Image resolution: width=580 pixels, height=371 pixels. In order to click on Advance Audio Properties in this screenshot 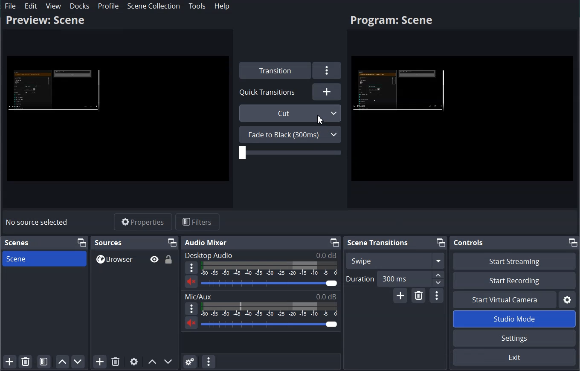, I will do `click(190, 362)`.